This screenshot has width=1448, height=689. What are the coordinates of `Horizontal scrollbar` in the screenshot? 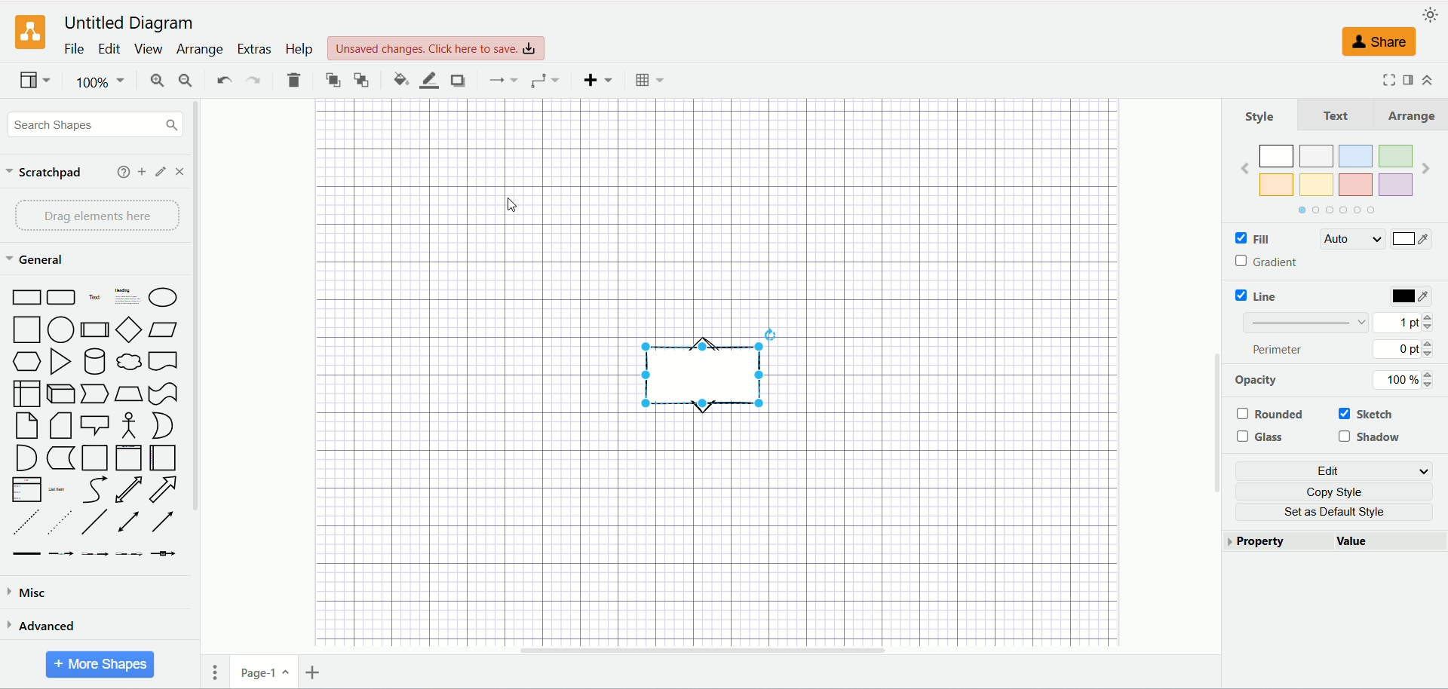 It's located at (701, 650).